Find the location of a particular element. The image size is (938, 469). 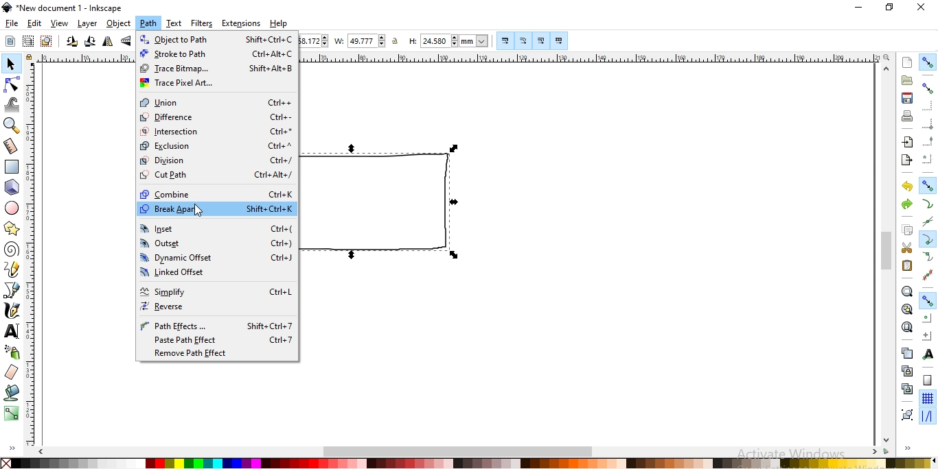

scrollbar is located at coordinates (886, 252).